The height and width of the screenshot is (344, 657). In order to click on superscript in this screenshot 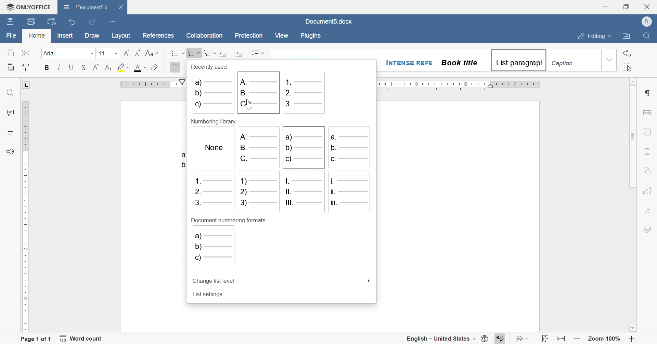, I will do `click(96, 66)`.